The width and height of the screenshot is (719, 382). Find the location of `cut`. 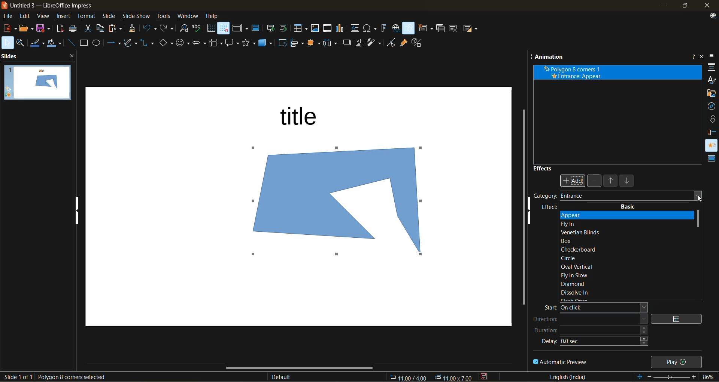

cut is located at coordinates (89, 29).